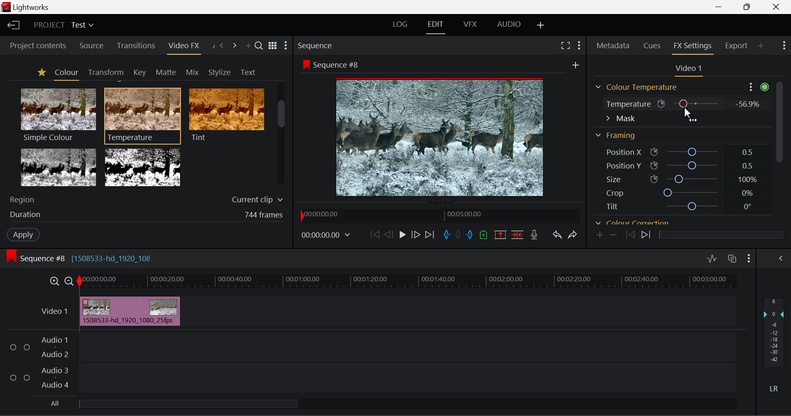 The height and width of the screenshot is (416, 791). Describe the element at coordinates (628, 235) in the screenshot. I see `Previous keyframe` at that location.